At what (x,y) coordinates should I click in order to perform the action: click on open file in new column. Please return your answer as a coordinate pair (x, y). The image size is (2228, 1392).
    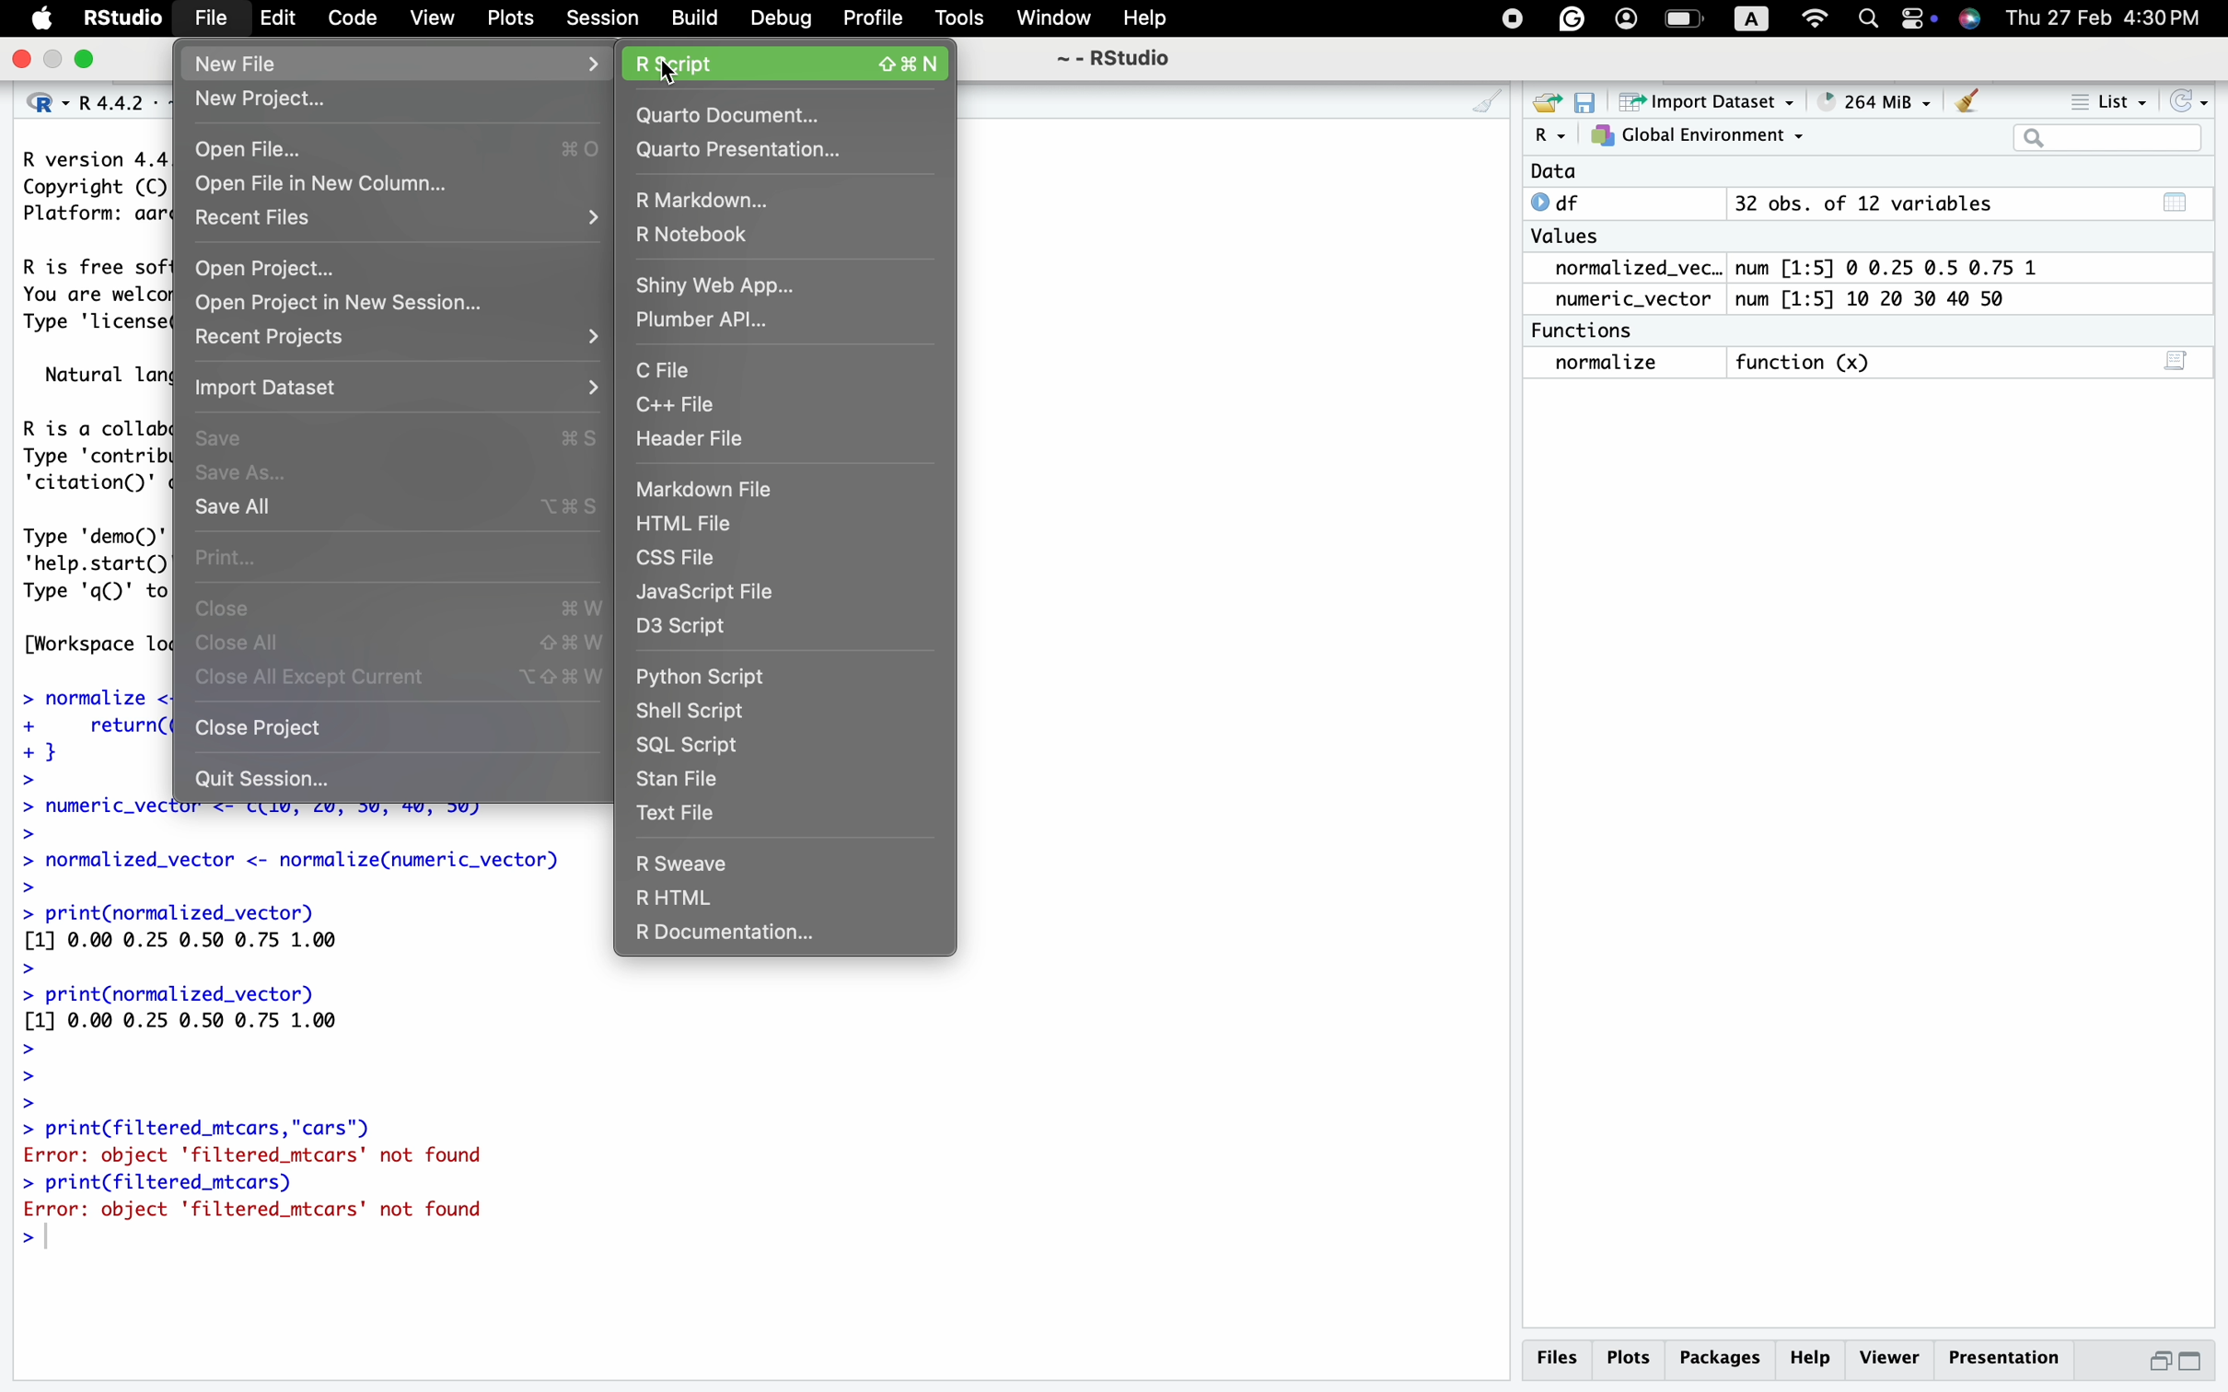
    Looking at the image, I should click on (403, 184).